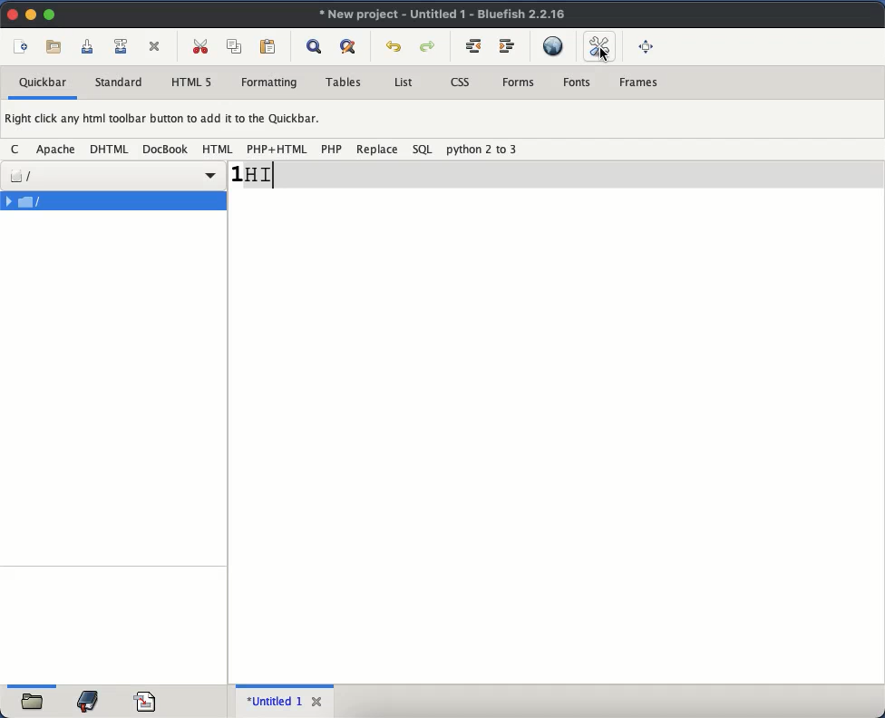 This screenshot has width=885, height=718. Describe the element at coordinates (119, 82) in the screenshot. I see `standard` at that location.